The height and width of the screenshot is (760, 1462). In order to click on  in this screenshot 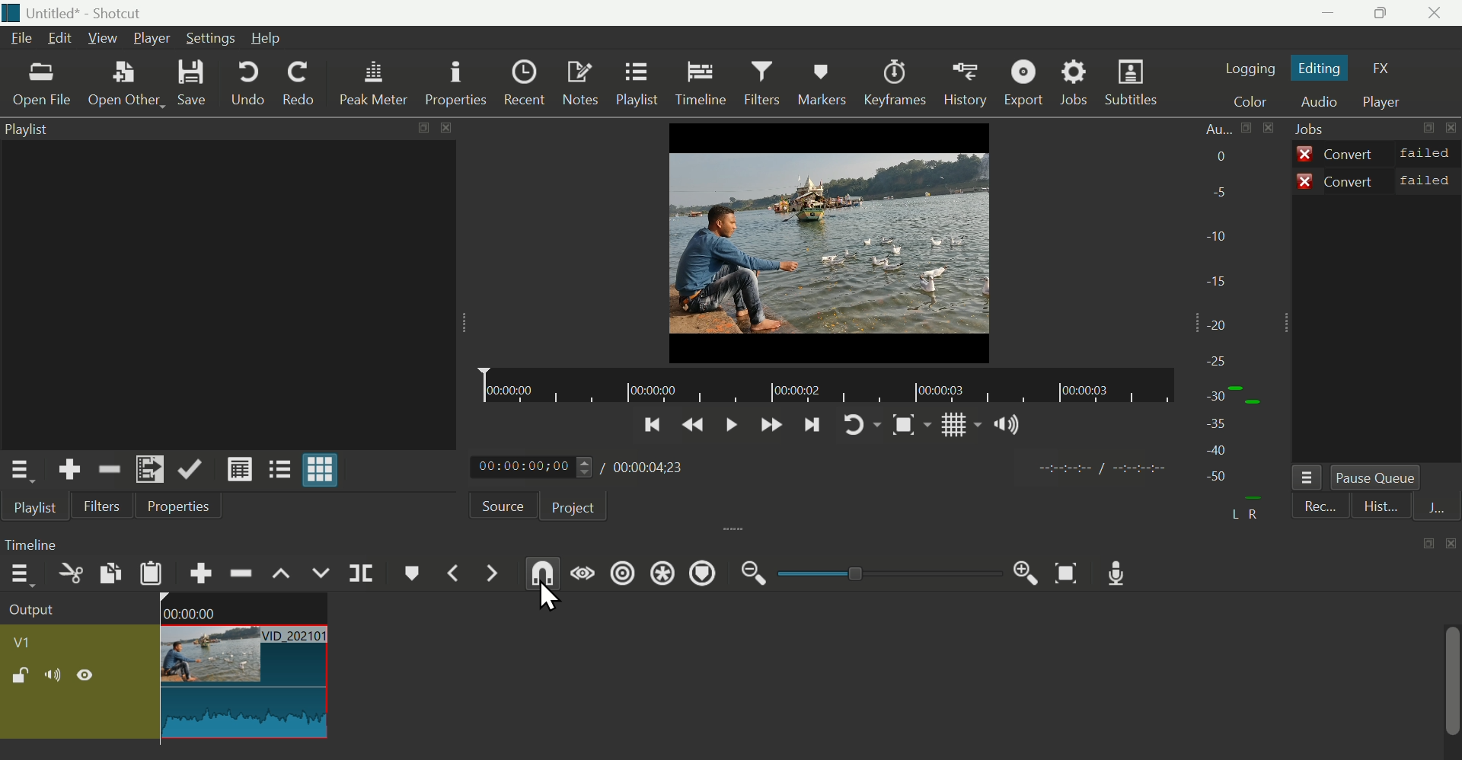, I will do `click(106, 468)`.